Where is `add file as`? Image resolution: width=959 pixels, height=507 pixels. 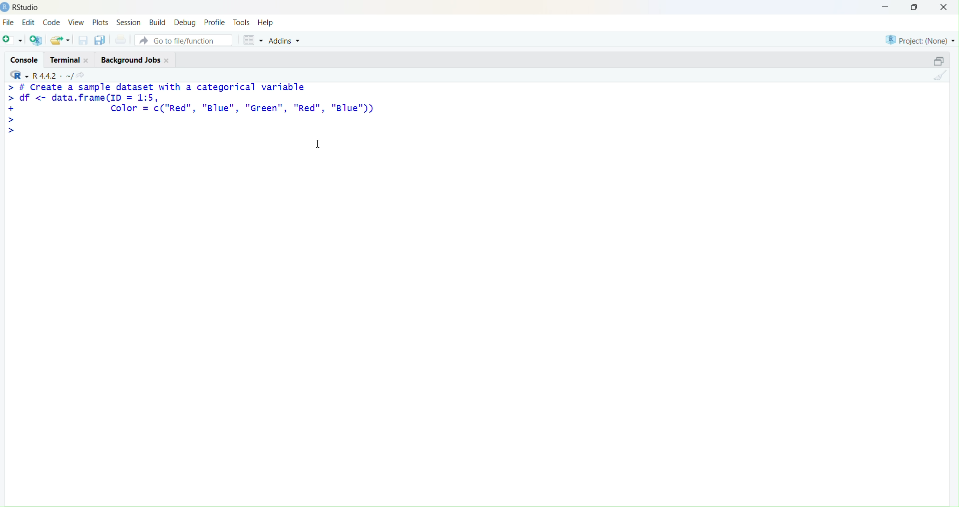 add file as is located at coordinates (14, 40).